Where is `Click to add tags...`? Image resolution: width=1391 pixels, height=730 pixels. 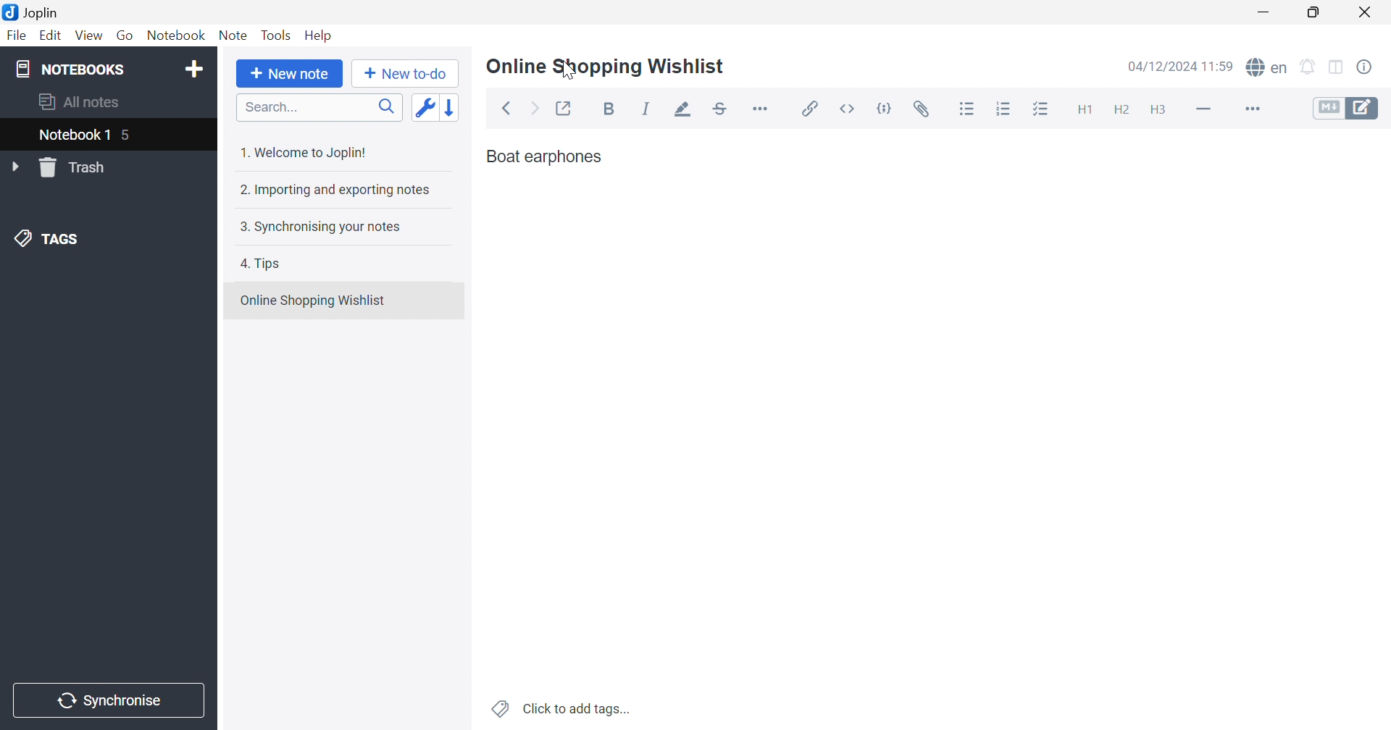 Click to add tags... is located at coordinates (560, 708).